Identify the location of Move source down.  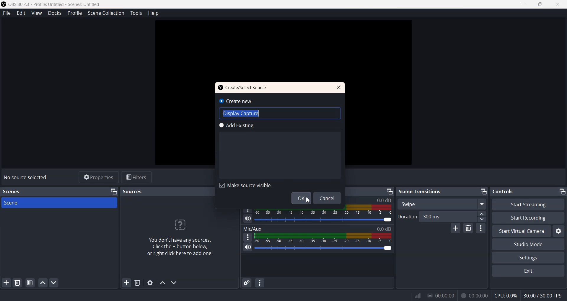
(173, 283).